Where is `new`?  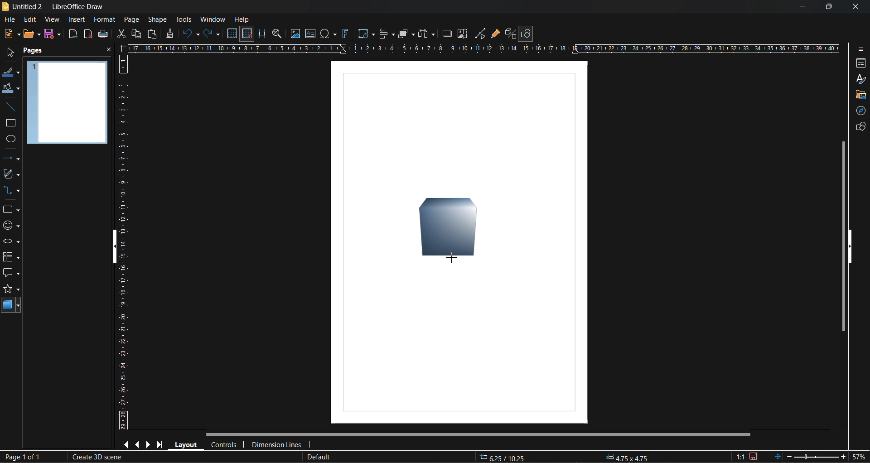 new is located at coordinates (12, 34).